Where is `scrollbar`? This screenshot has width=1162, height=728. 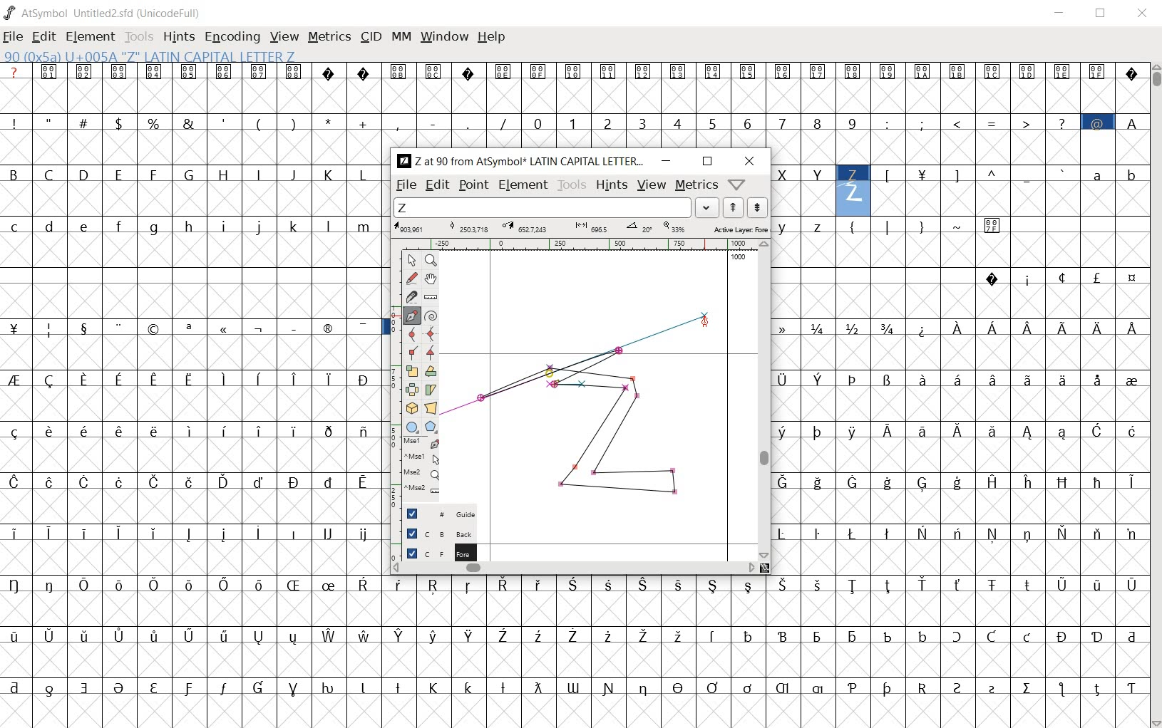 scrollbar is located at coordinates (1155, 394).